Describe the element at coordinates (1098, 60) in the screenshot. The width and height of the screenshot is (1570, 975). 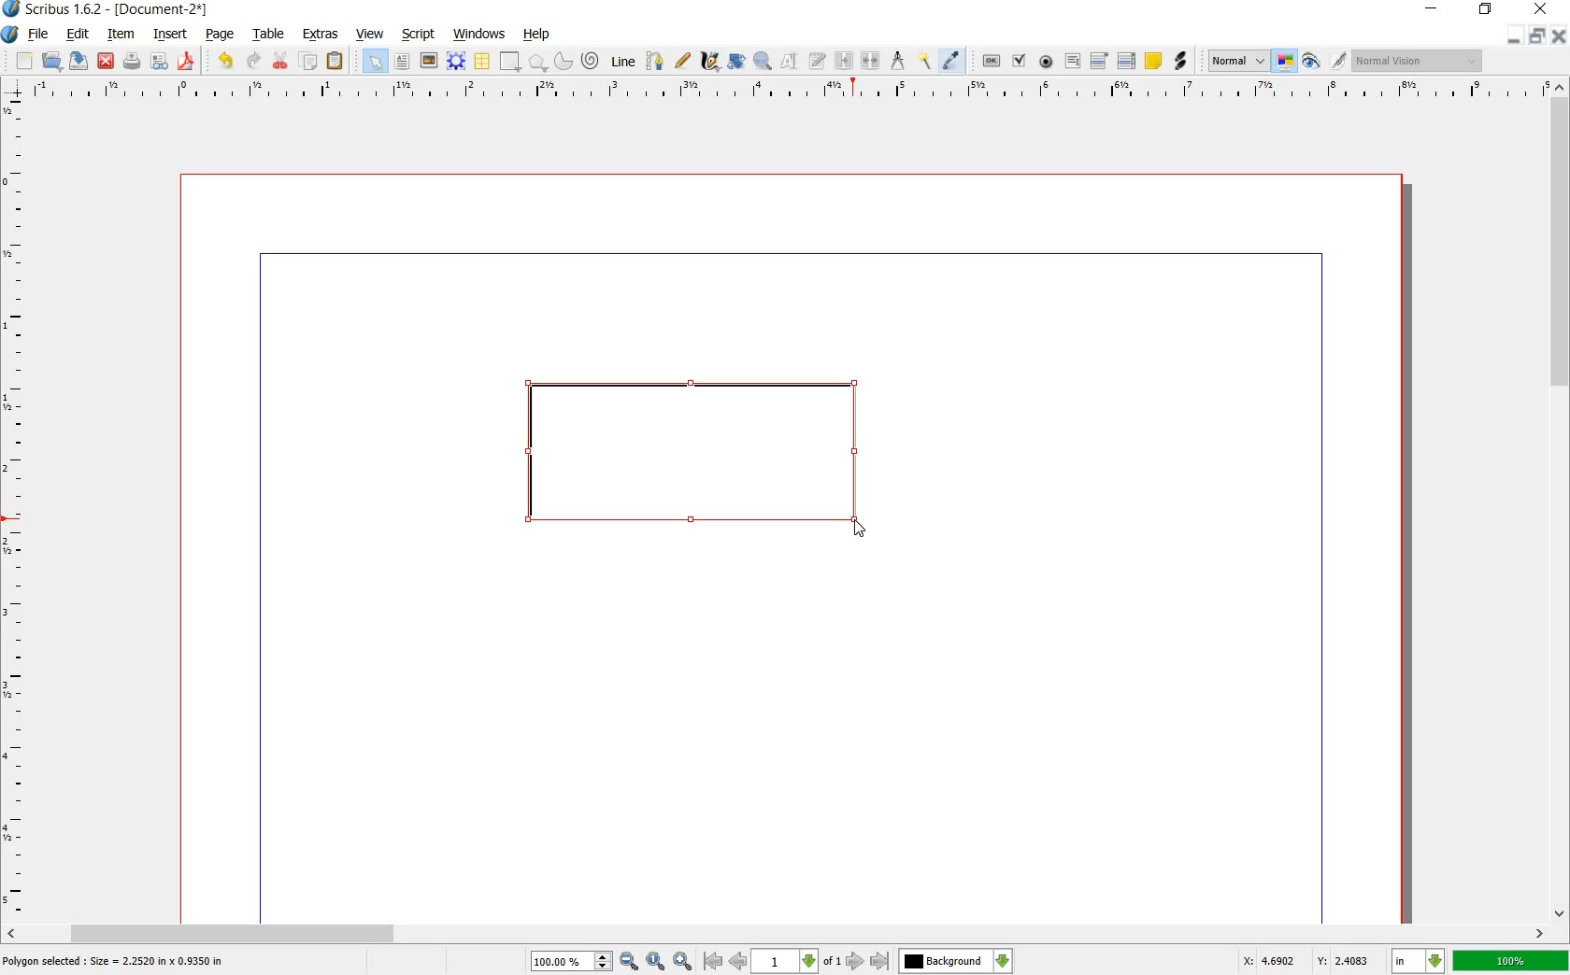
I see `PDF COMBO BOX` at that location.